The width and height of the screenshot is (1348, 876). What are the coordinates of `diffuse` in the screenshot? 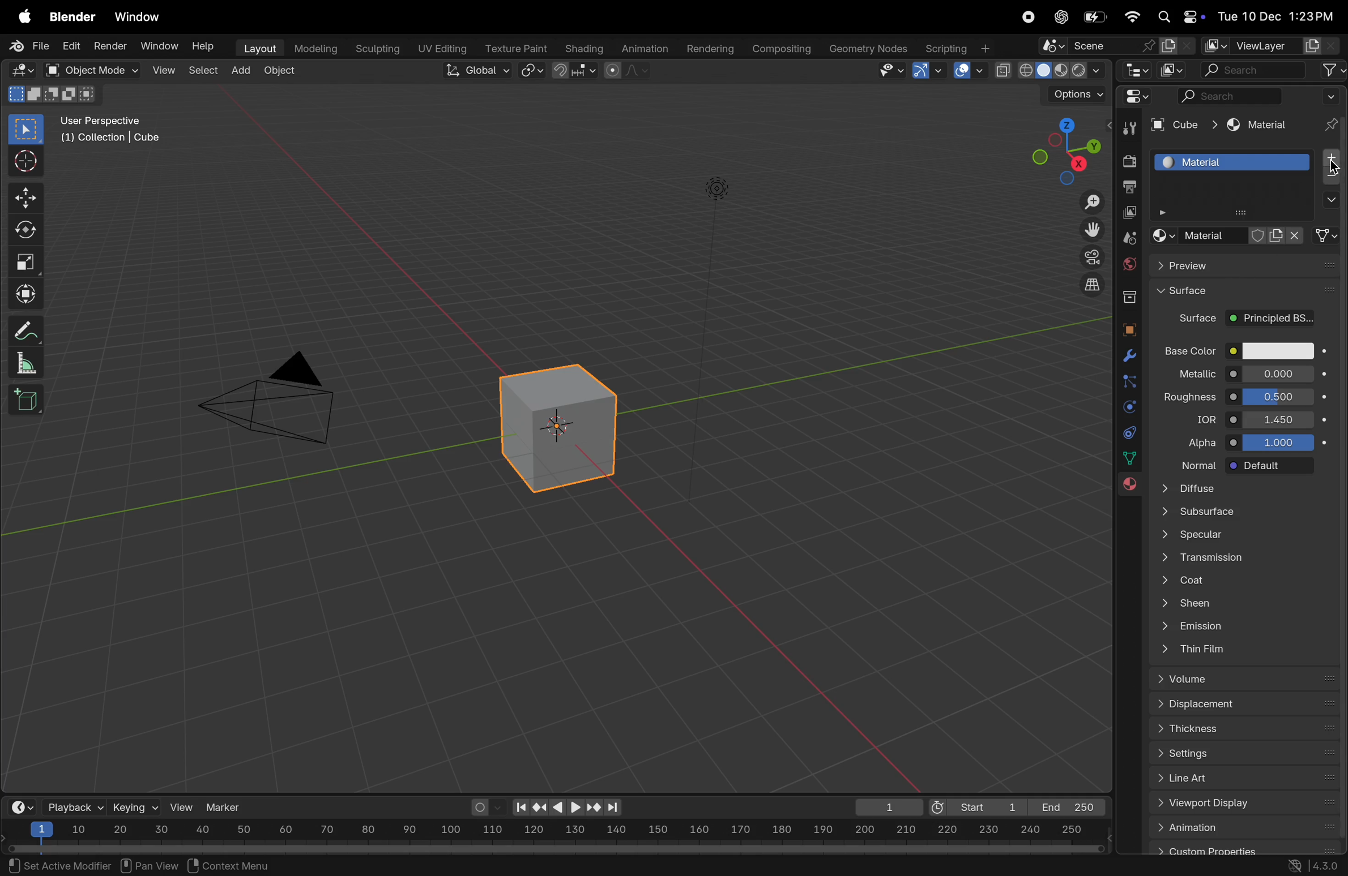 It's located at (1247, 491).